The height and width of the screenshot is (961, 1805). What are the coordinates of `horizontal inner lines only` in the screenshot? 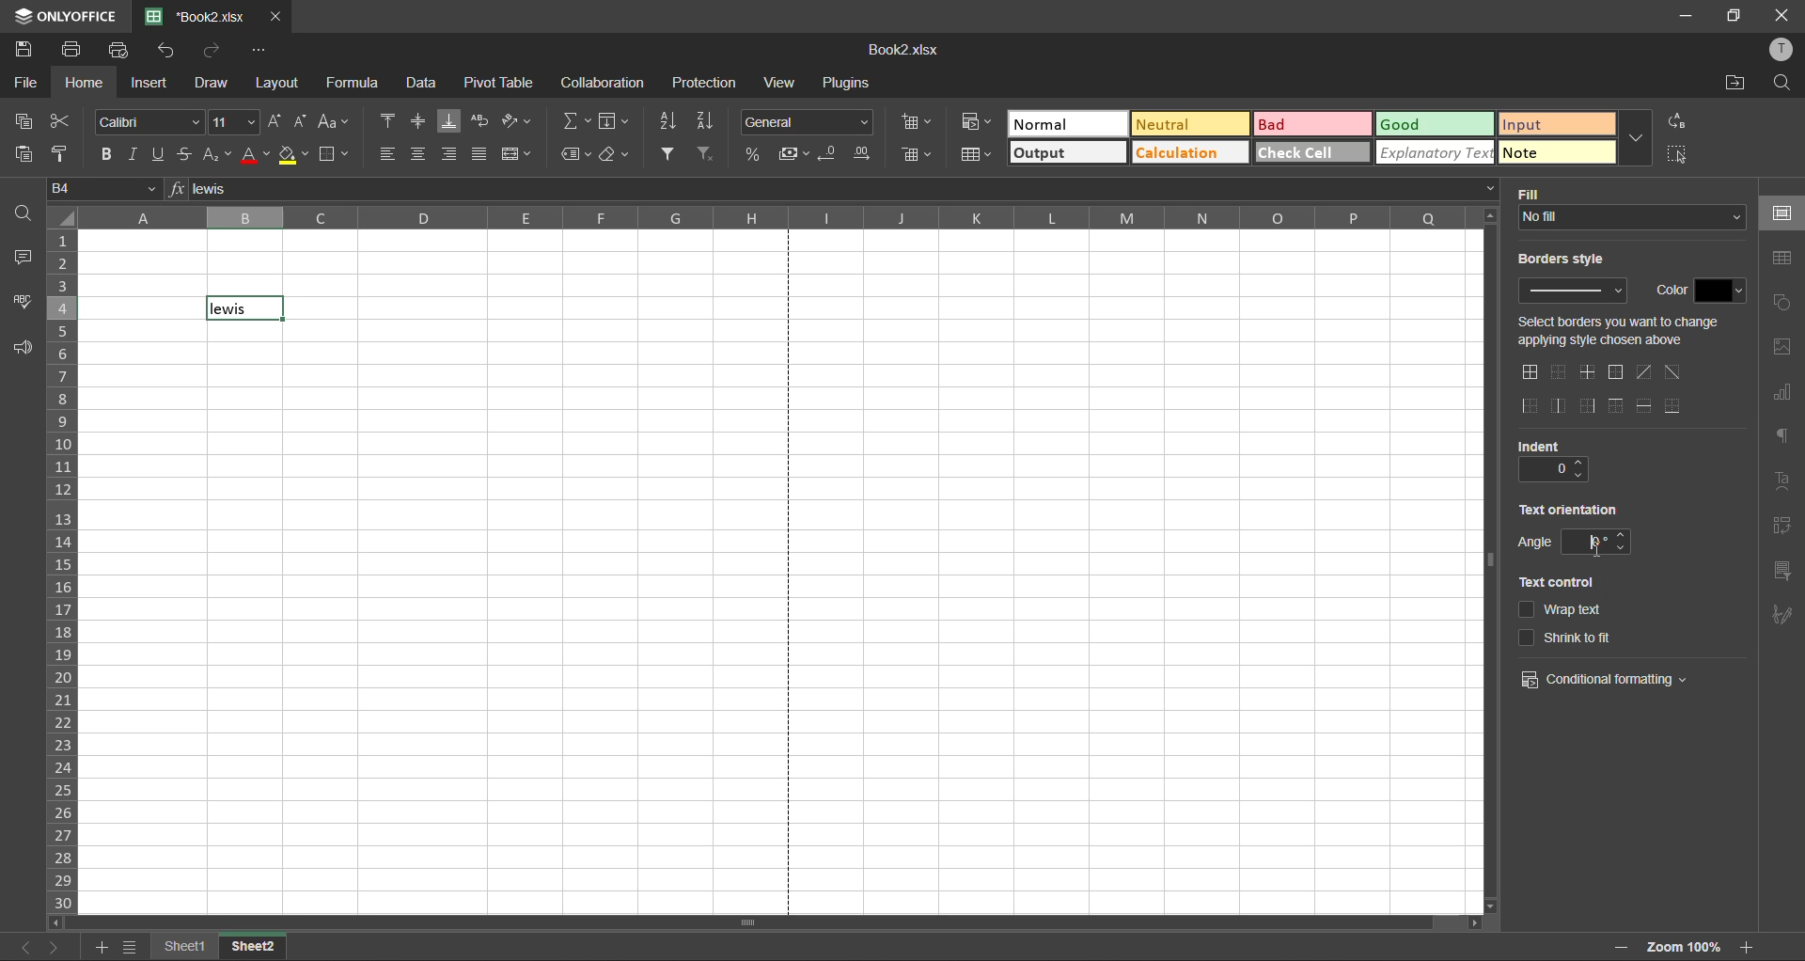 It's located at (1647, 405).